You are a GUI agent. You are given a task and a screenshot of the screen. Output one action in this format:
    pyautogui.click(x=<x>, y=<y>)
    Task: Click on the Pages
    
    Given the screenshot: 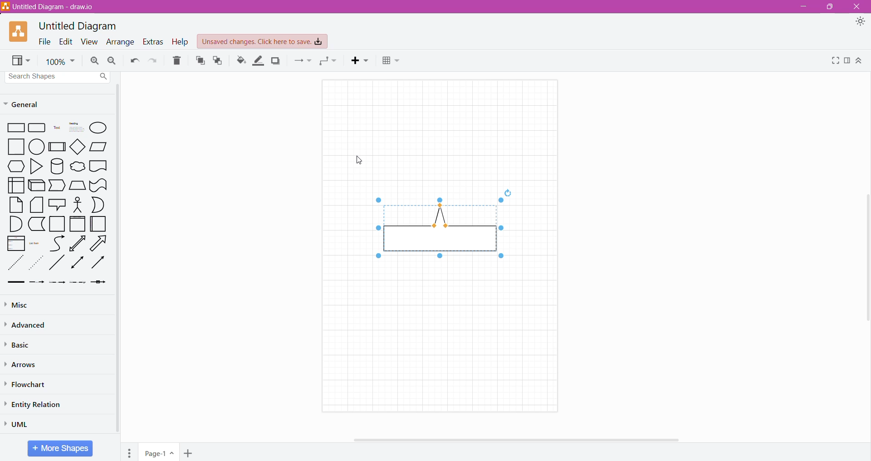 What is the action you would take?
    pyautogui.click(x=129, y=452)
    